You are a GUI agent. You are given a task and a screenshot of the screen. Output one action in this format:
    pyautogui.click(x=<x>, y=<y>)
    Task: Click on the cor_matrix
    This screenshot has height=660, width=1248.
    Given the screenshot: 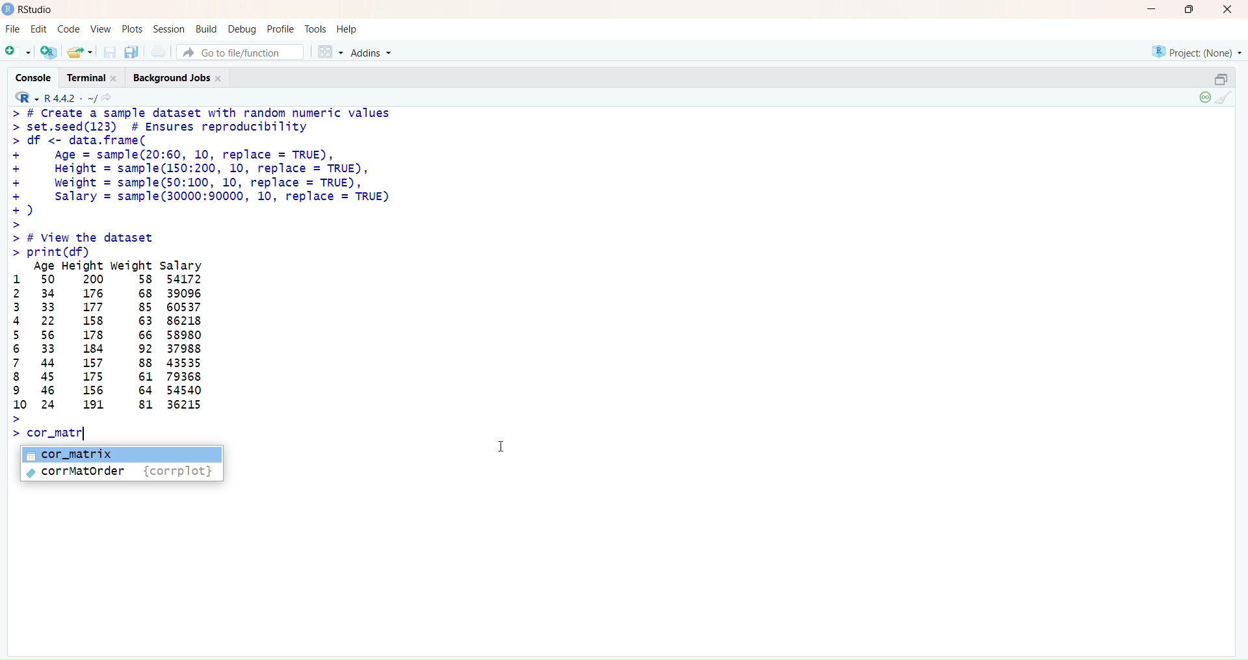 What is the action you would take?
    pyautogui.click(x=120, y=453)
    